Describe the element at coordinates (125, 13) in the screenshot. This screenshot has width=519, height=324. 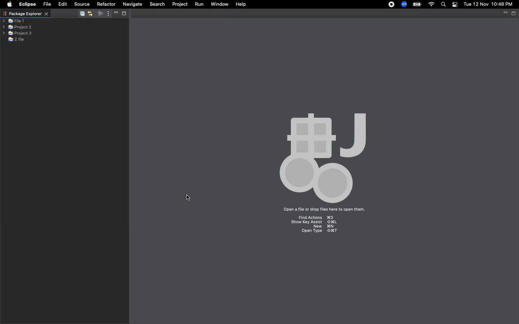
I see `Restore` at that location.